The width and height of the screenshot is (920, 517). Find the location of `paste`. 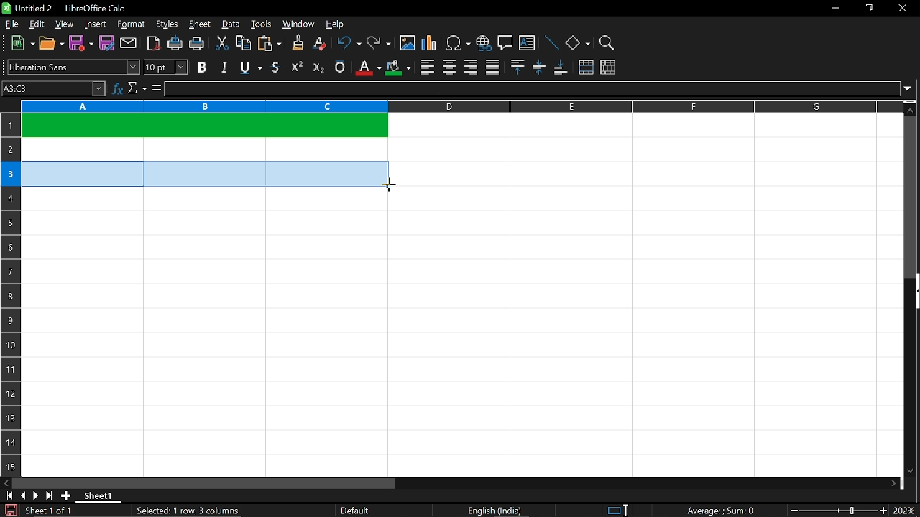

paste is located at coordinates (269, 44).